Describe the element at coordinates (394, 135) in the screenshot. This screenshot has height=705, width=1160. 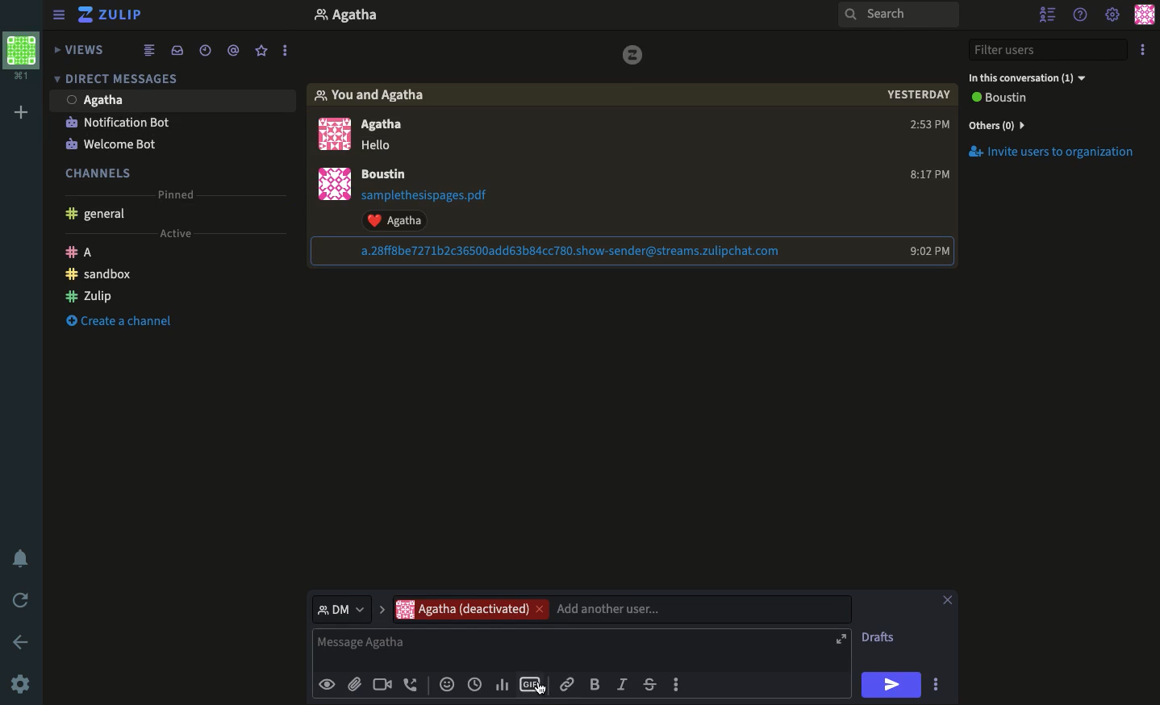
I see `User` at that location.